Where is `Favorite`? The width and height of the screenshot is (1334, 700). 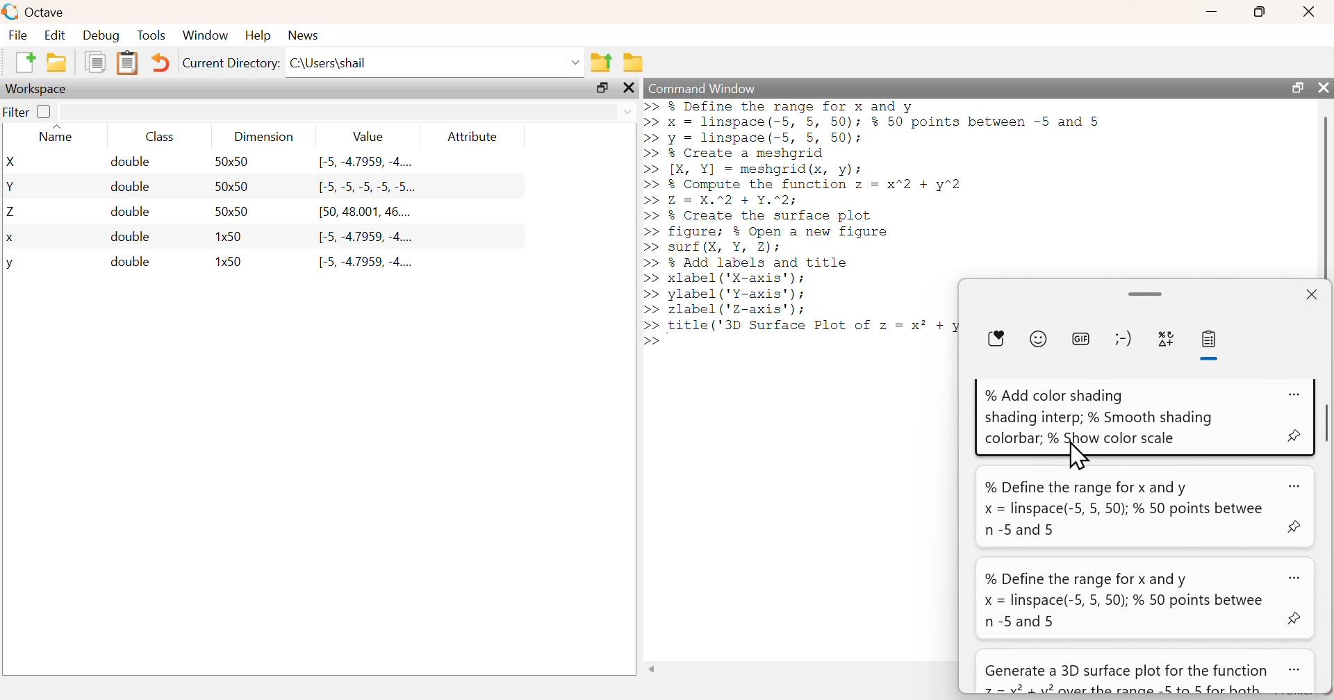 Favorite is located at coordinates (996, 340).